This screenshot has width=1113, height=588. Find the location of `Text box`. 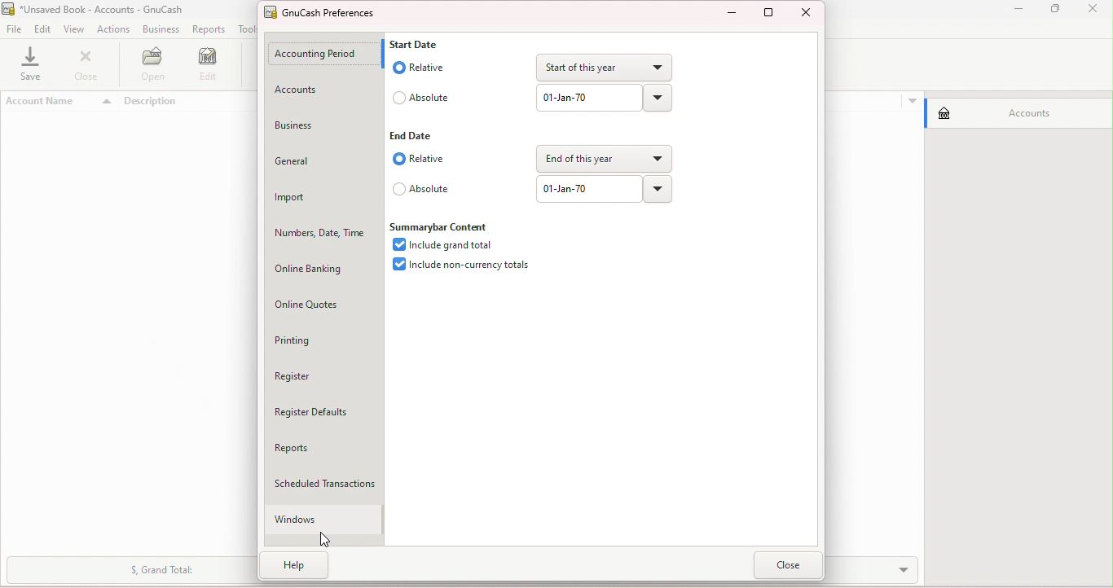

Text box is located at coordinates (587, 188).